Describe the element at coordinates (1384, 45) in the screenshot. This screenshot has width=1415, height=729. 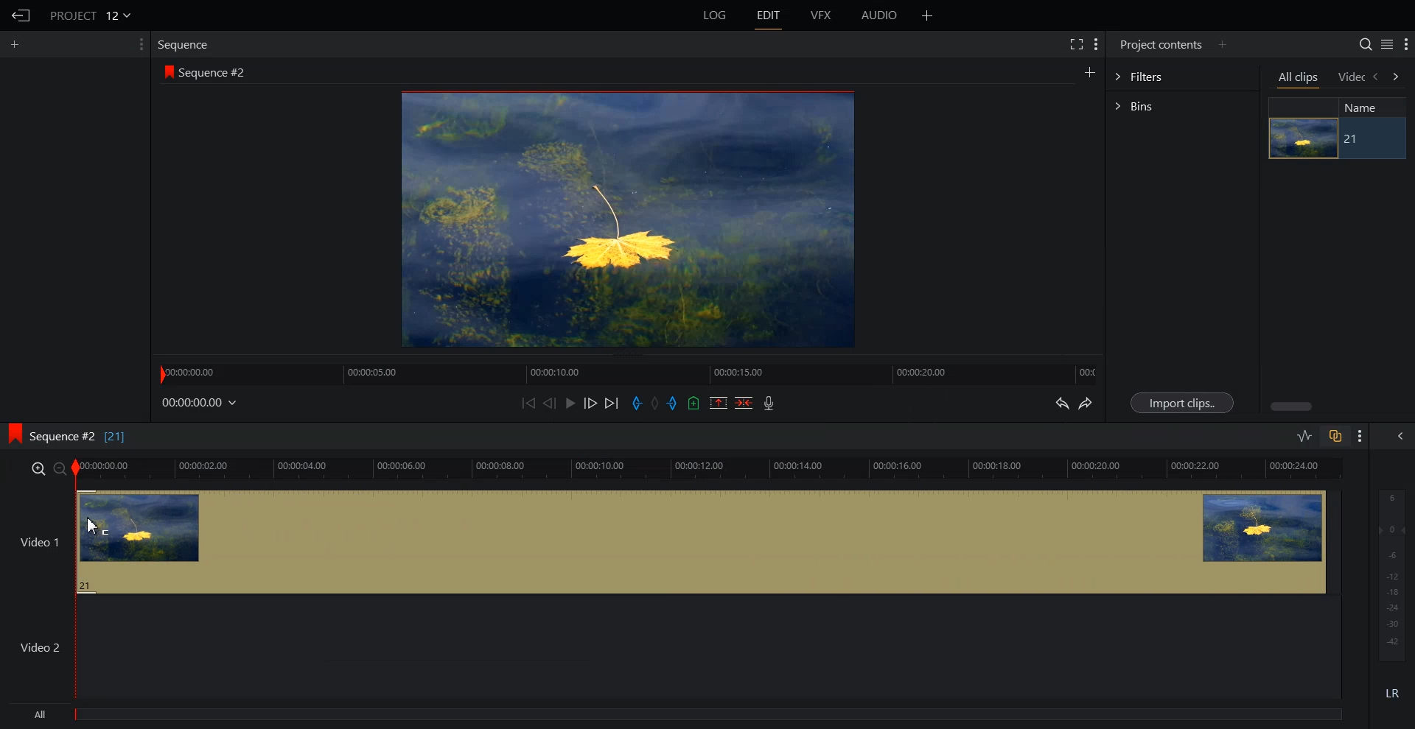
I see `Toggle between list and tile view` at that location.